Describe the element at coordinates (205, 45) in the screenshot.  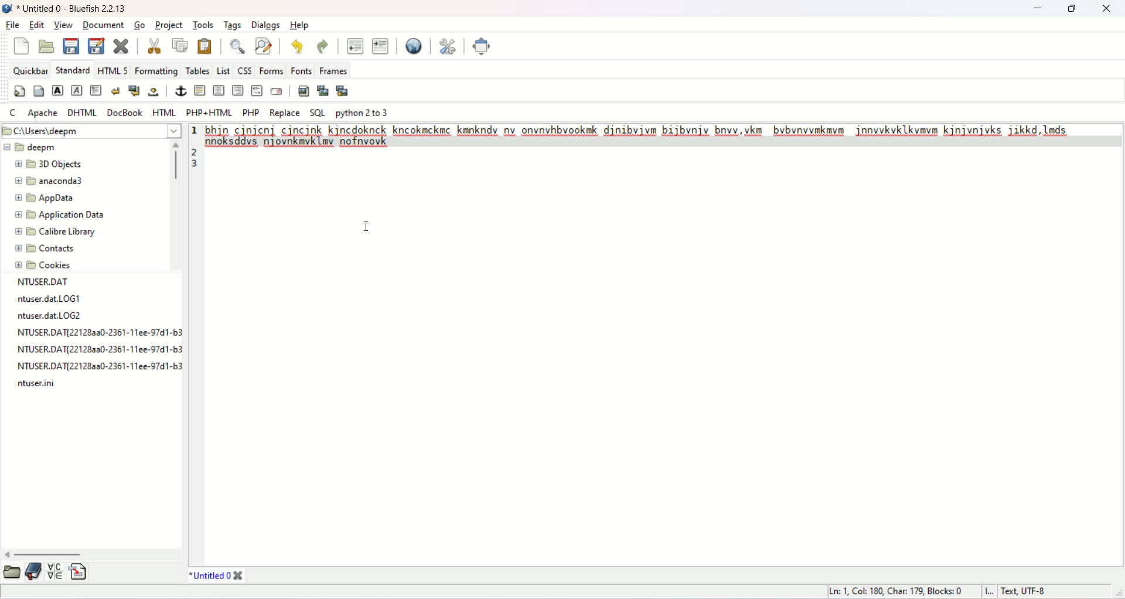
I see `paste` at that location.